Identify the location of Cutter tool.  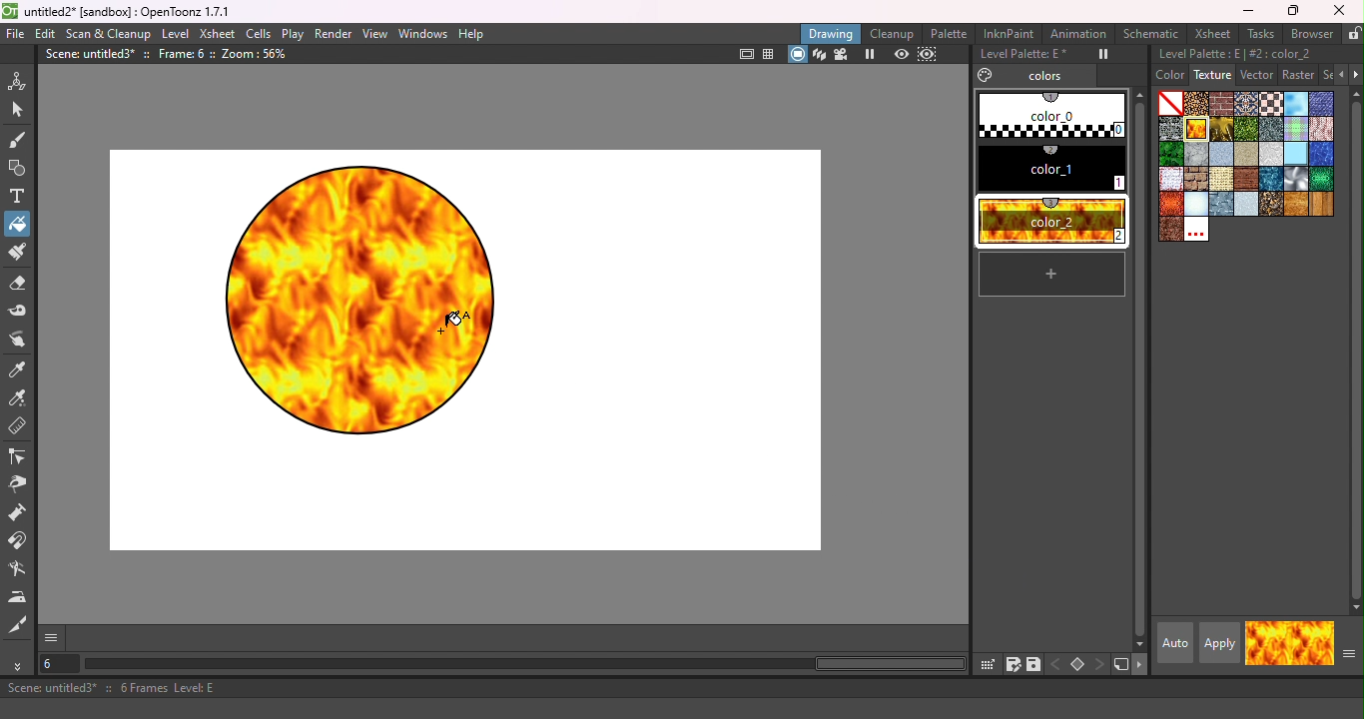
(18, 626).